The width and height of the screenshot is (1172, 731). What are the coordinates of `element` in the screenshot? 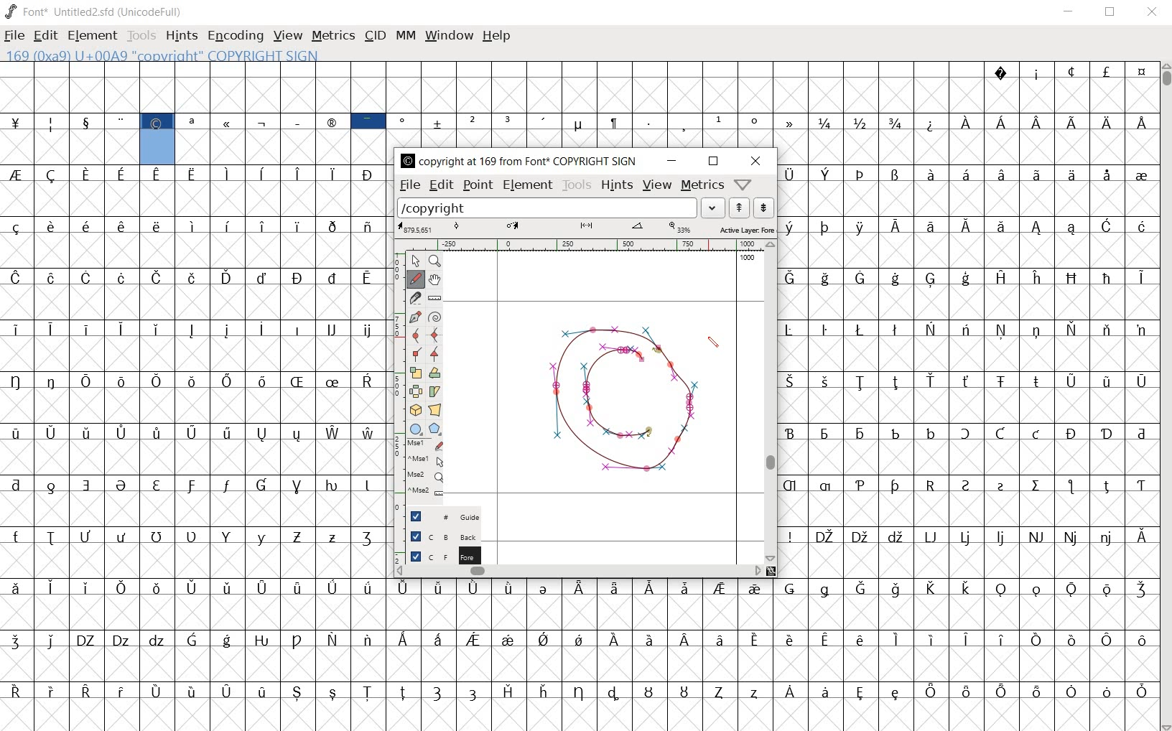 It's located at (92, 35).